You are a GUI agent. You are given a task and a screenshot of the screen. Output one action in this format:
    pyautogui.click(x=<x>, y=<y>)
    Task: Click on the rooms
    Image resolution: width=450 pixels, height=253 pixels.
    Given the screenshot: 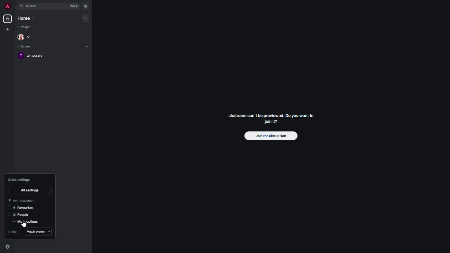 What is the action you would take?
    pyautogui.click(x=27, y=46)
    